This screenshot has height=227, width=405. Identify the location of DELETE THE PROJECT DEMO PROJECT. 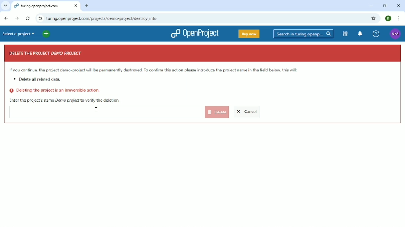
(46, 54).